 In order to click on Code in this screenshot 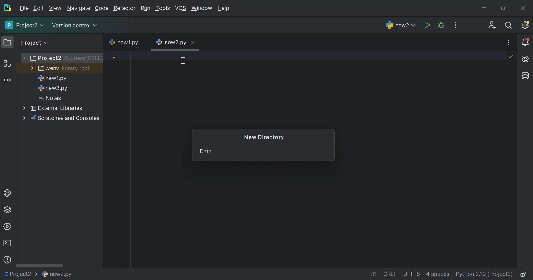, I will do `click(102, 8)`.